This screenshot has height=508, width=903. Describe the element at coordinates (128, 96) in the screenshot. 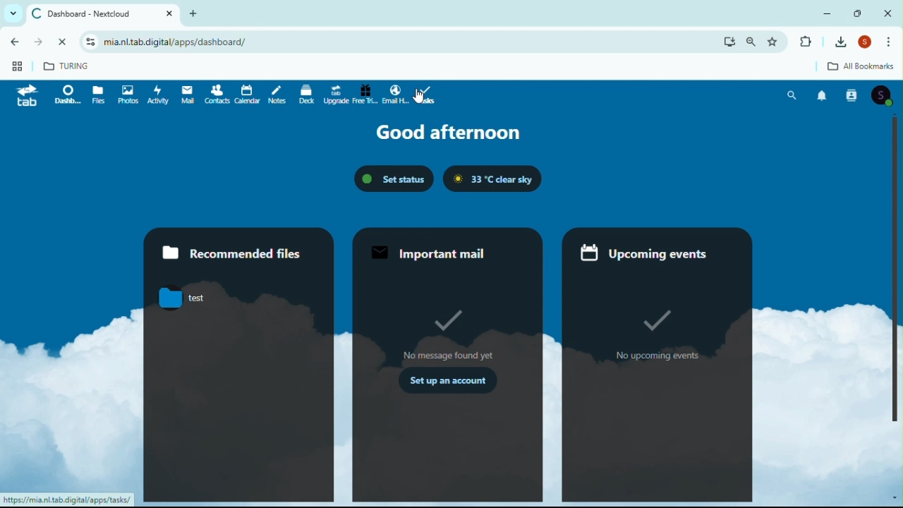

I see `Photos ` at that location.